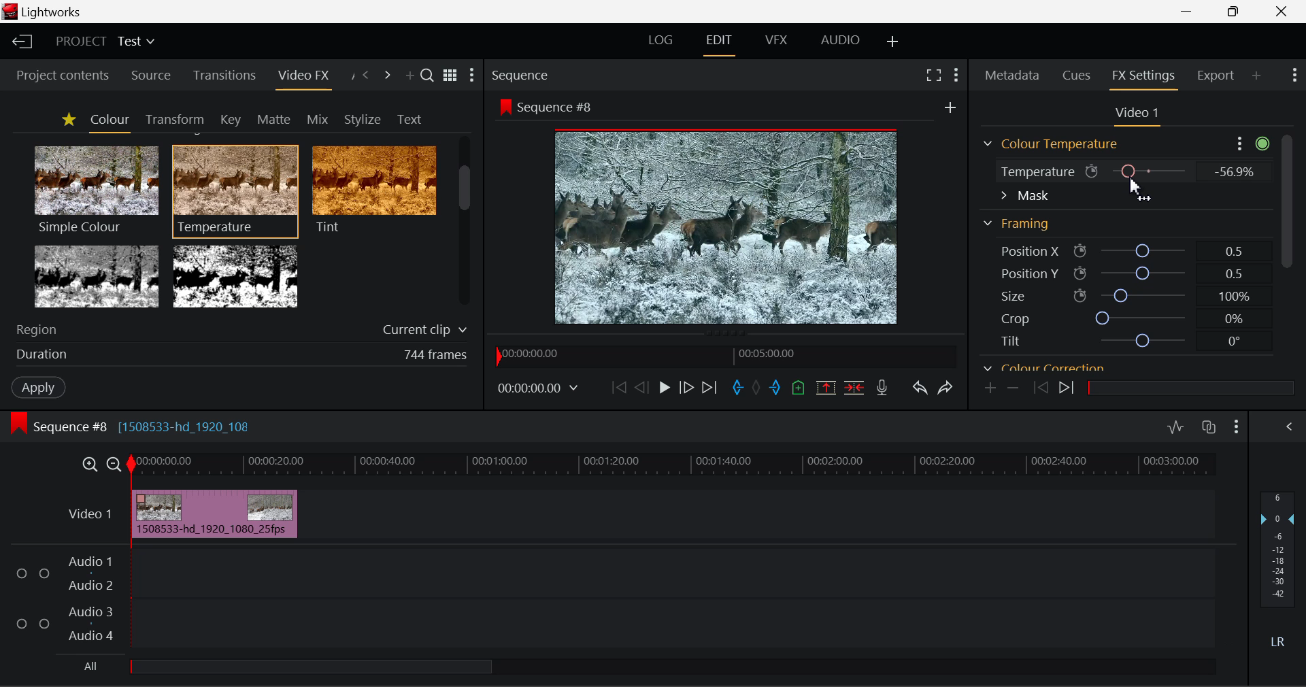 This screenshot has height=687, width=1306. What do you see at coordinates (840, 39) in the screenshot?
I see `AUDIO Layout` at bounding box center [840, 39].